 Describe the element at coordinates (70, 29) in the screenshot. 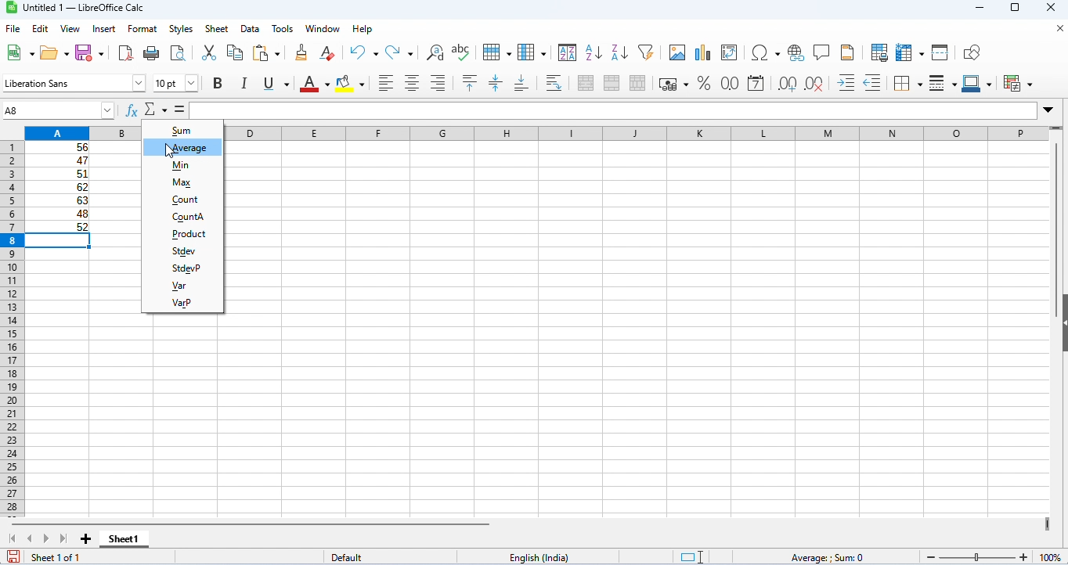

I see `view` at that location.